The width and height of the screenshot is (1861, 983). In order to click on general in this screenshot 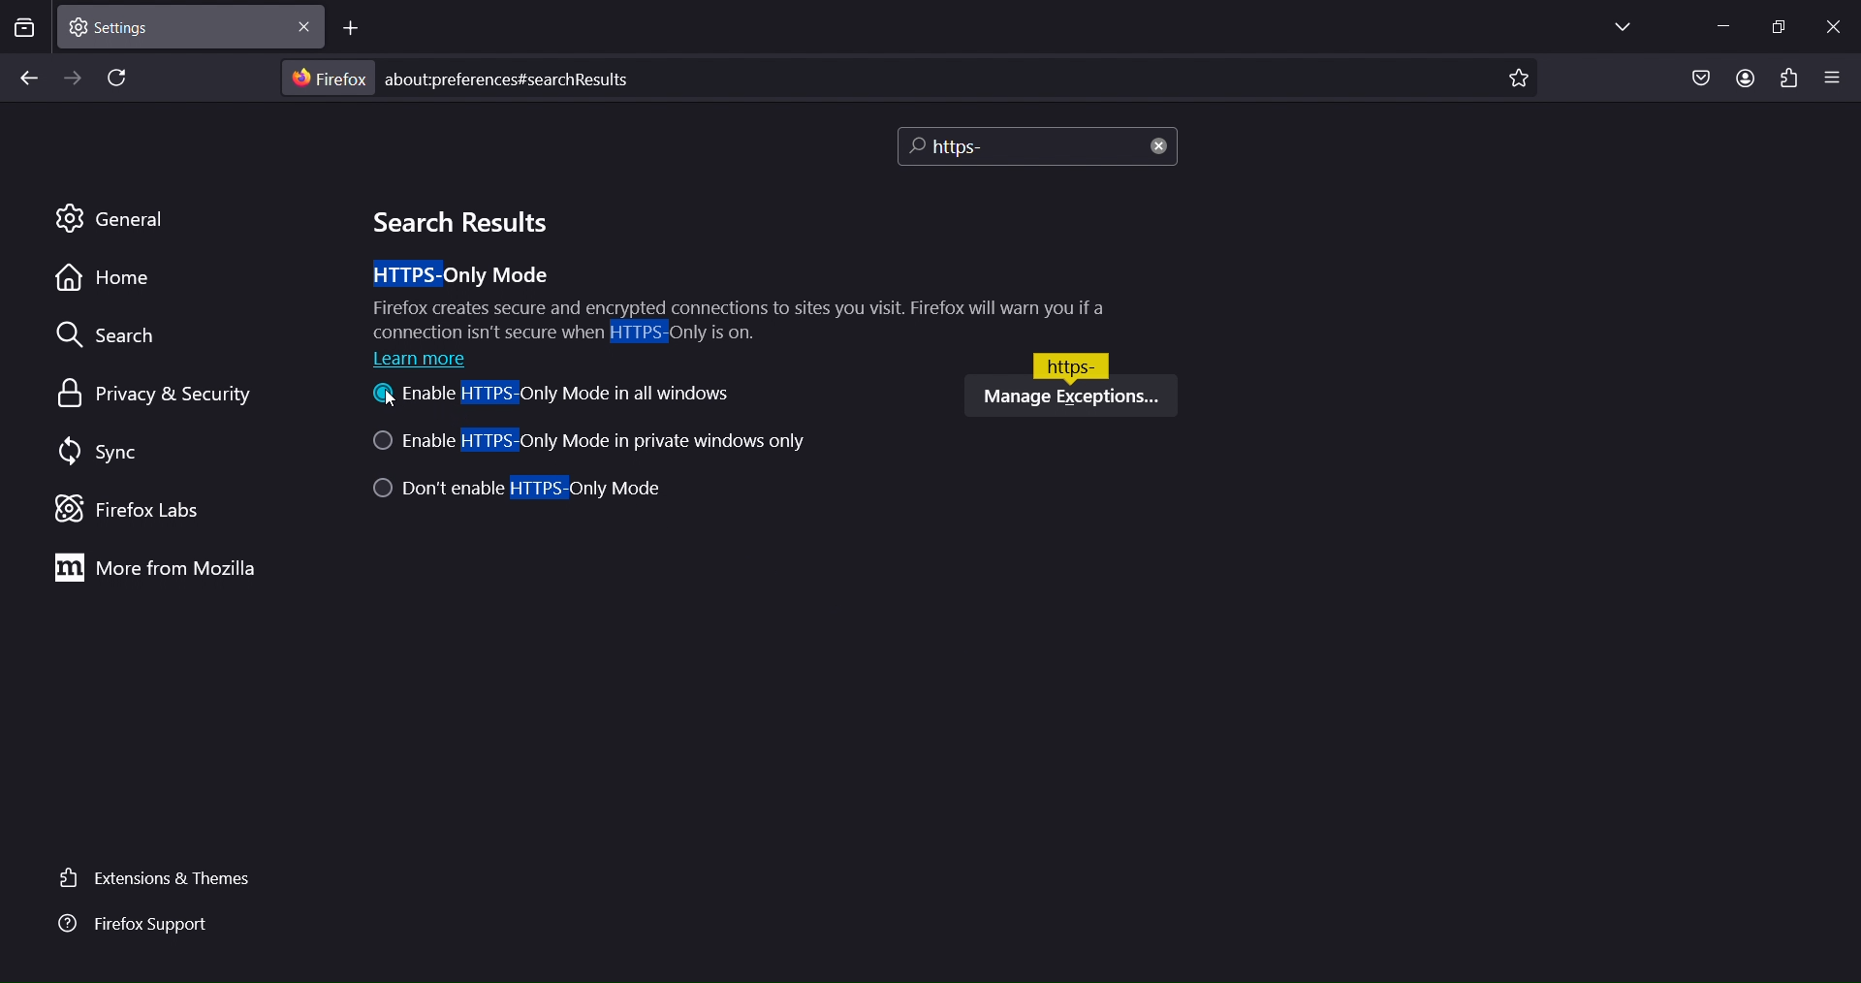, I will do `click(113, 220)`.